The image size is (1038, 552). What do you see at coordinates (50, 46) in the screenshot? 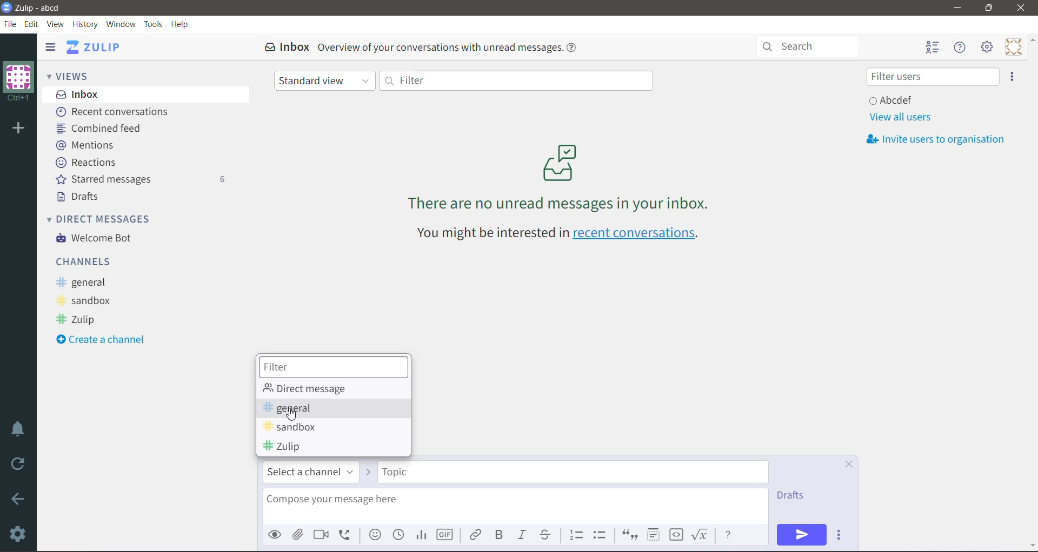
I see `Hide left sidebar` at bounding box center [50, 46].